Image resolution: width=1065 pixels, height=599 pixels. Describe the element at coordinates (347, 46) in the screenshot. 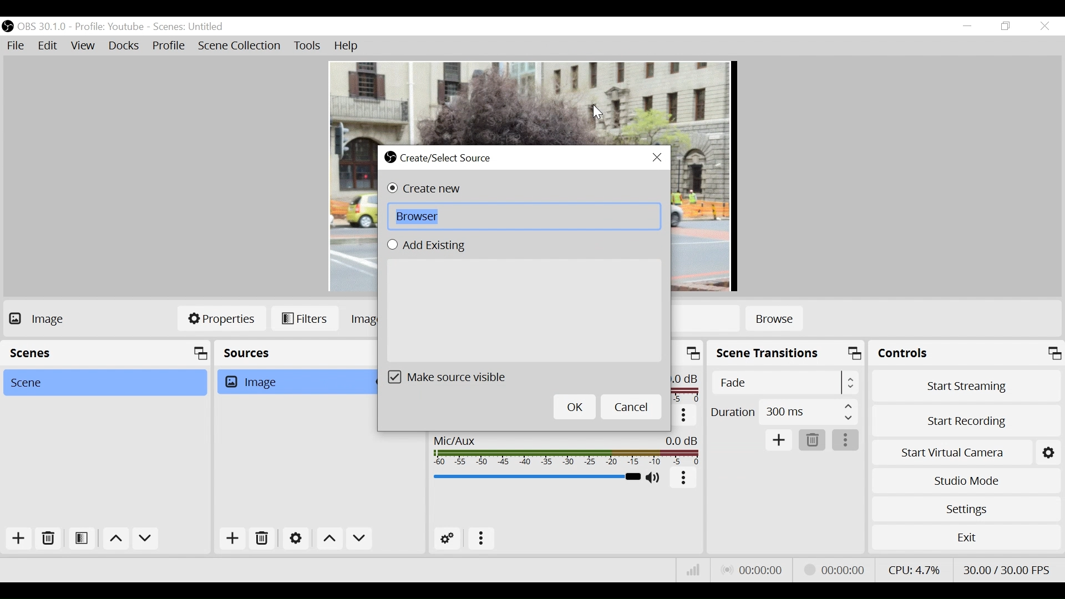

I see `Help` at that location.